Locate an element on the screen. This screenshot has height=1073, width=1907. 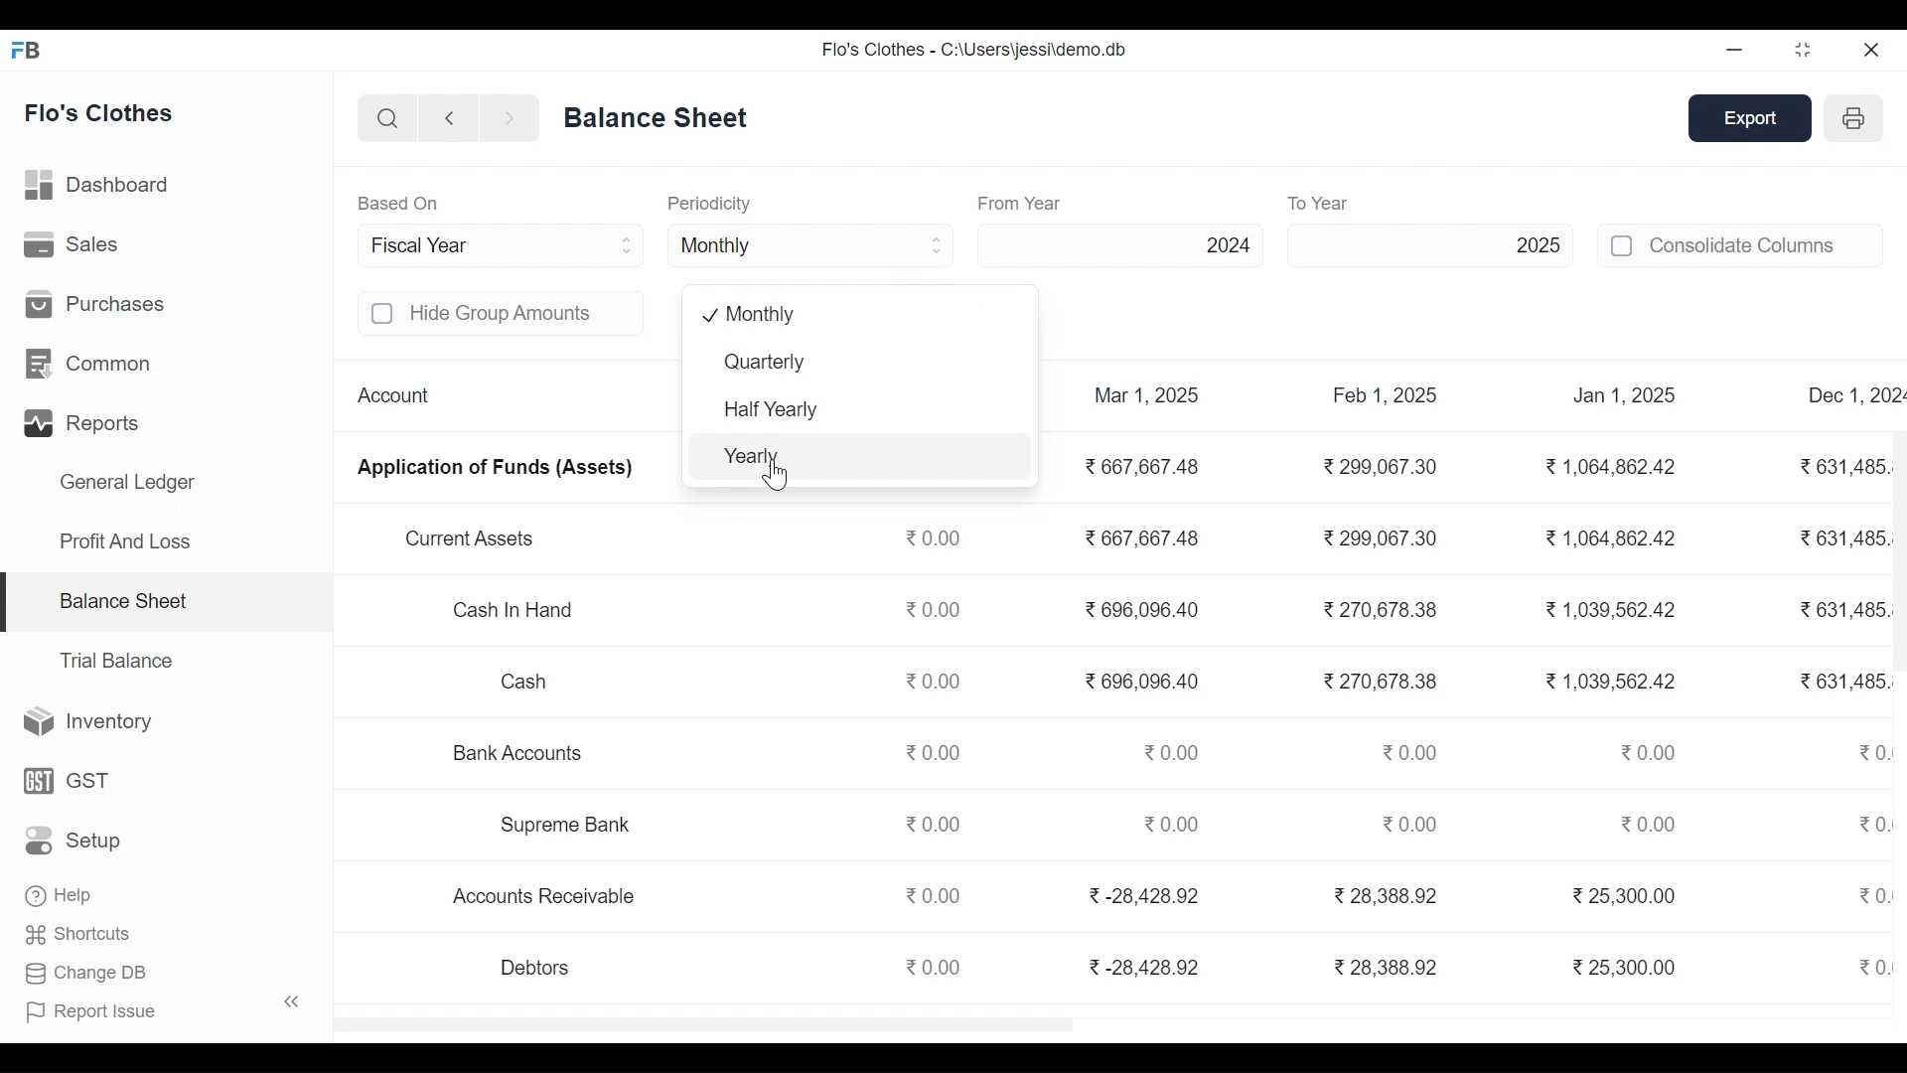
FB logo is located at coordinates (27, 49).